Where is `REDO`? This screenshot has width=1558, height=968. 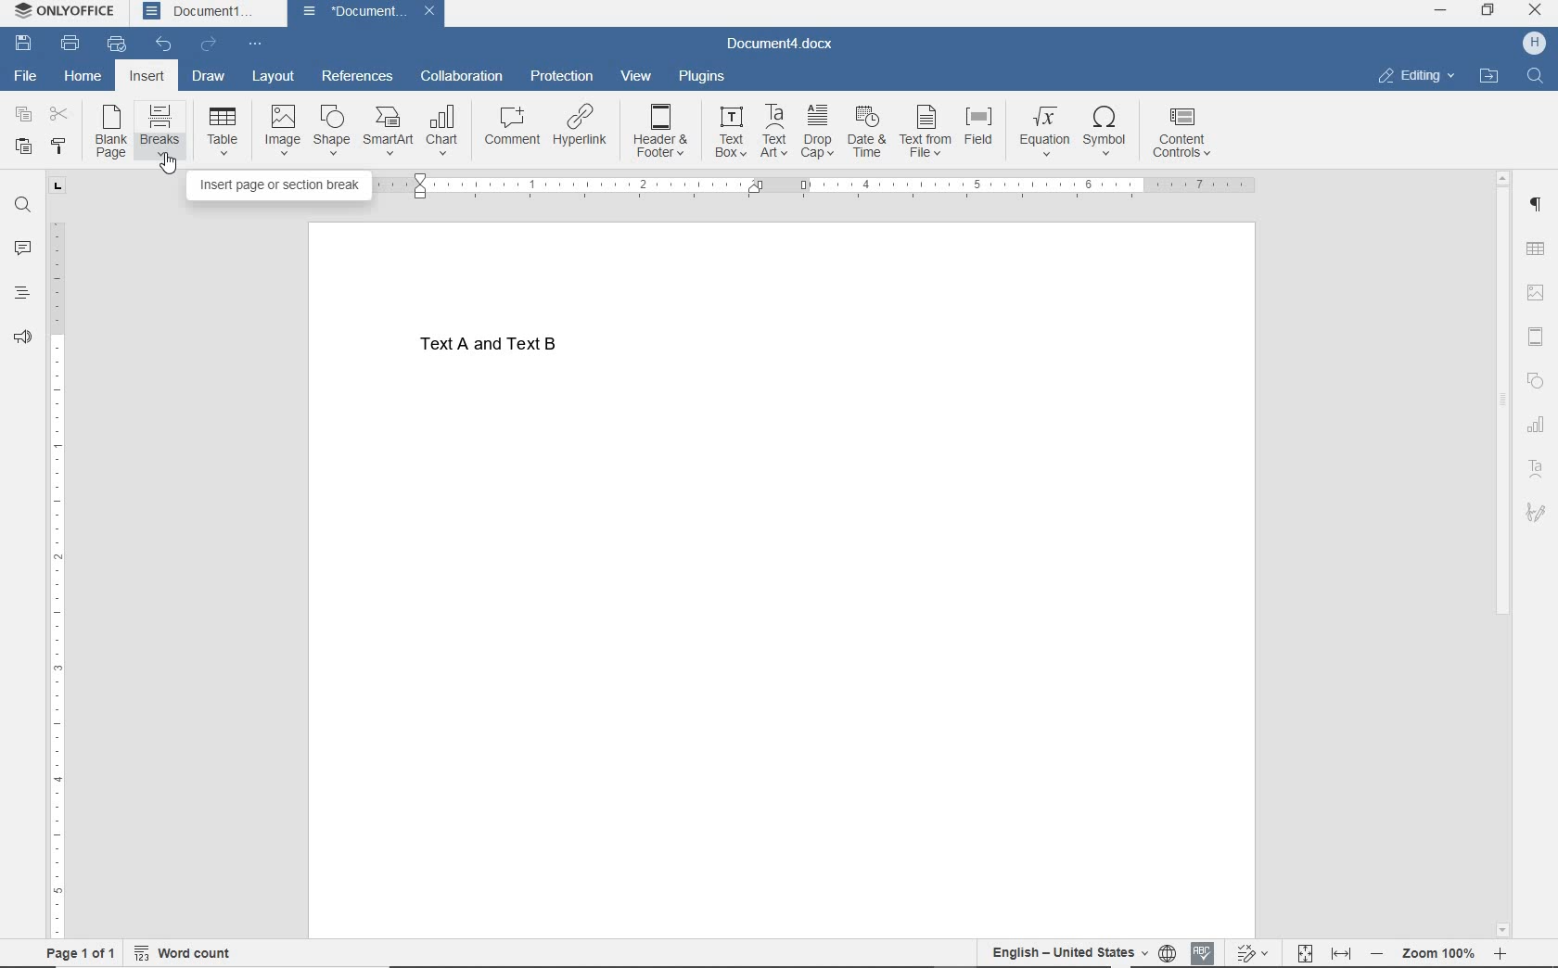
REDO is located at coordinates (211, 45).